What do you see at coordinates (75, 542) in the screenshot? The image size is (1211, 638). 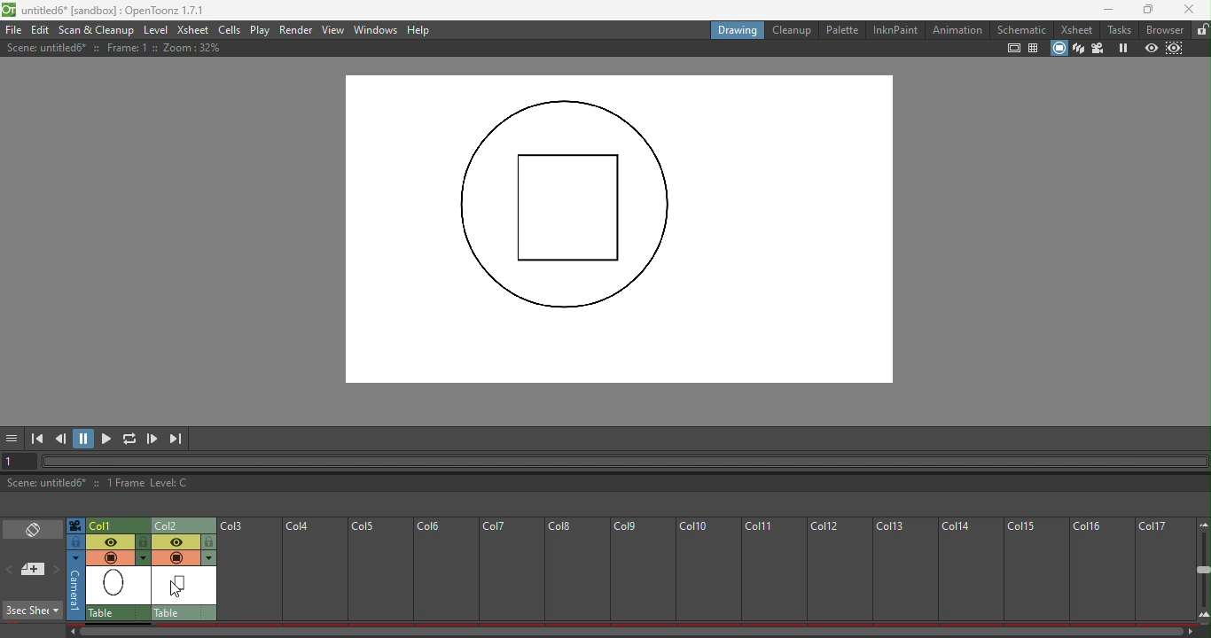 I see `Click to select camera` at bounding box center [75, 542].